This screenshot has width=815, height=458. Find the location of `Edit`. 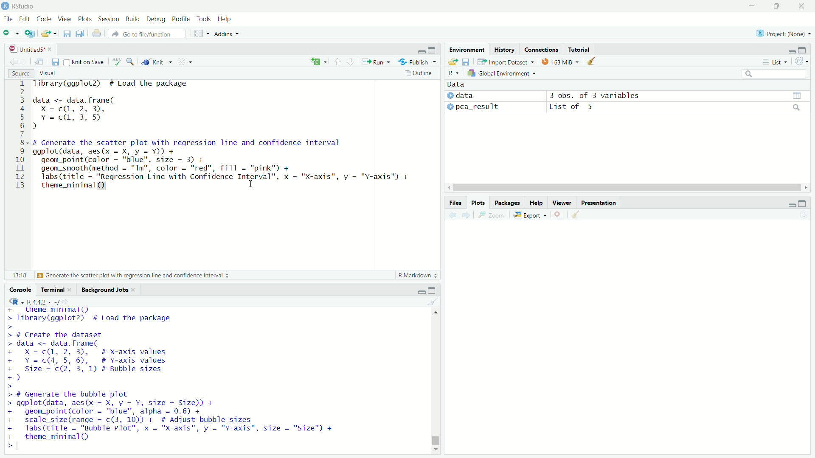

Edit is located at coordinates (25, 19).